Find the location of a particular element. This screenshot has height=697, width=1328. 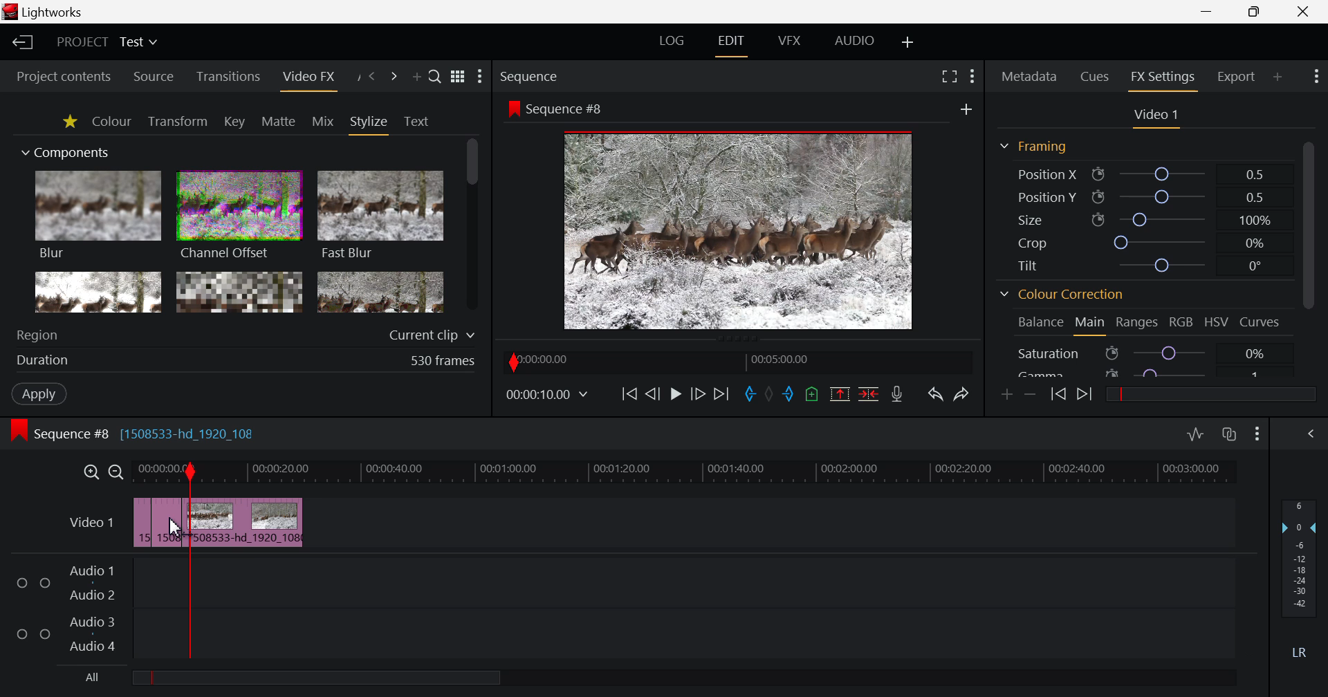

Channel Offset is located at coordinates (239, 217).